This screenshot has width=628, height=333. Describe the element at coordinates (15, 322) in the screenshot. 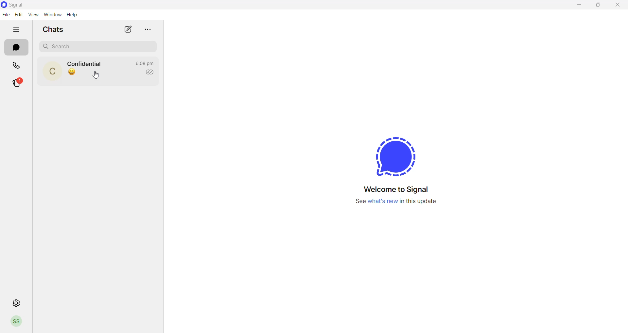

I see `profile picture` at that location.